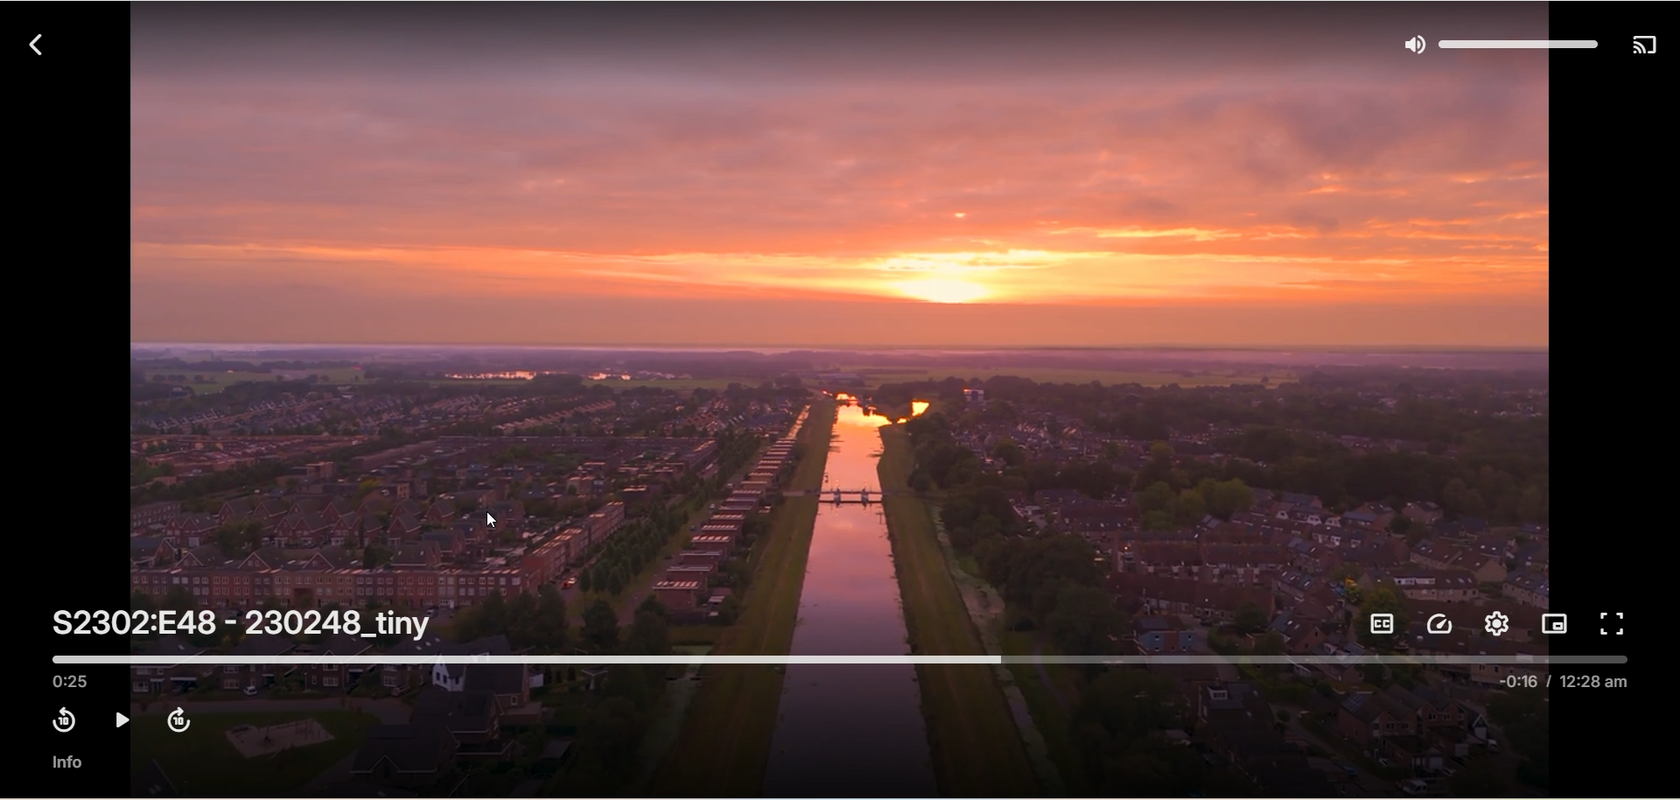 The image size is (1680, 800). What do you see at coordinates (59, 720) in the screenshot?
I see `rewind` at bounding box center [59, 720].